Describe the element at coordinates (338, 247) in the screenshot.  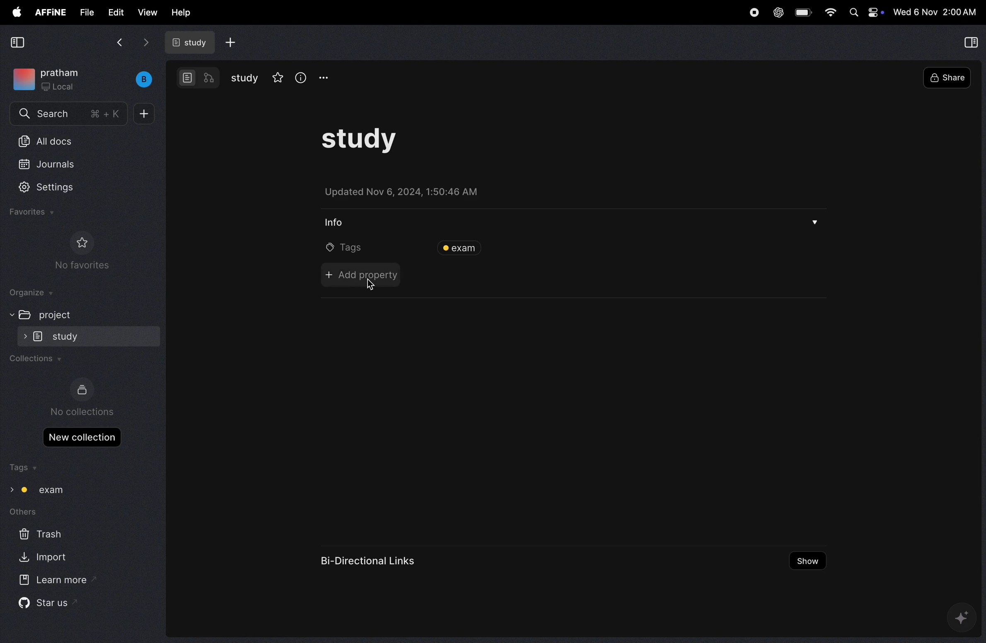
I see `tags` at that location.